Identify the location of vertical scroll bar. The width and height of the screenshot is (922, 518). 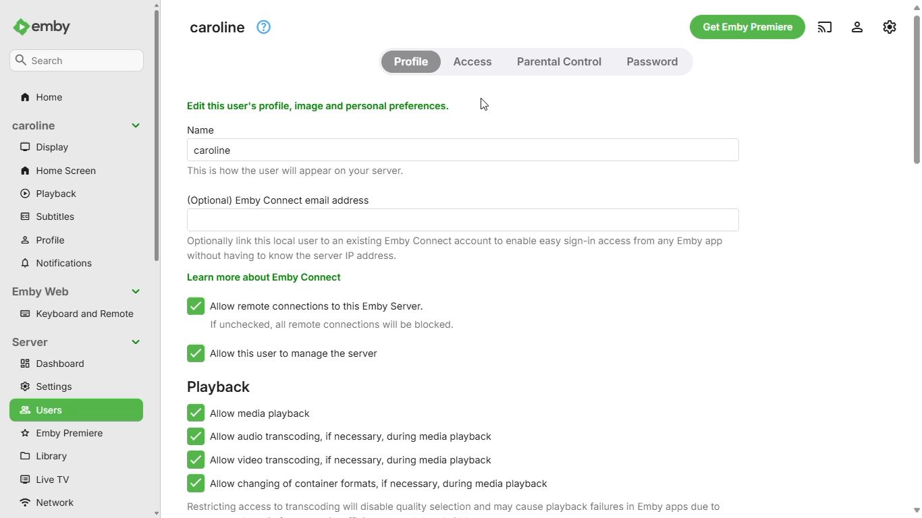
(916, 258).